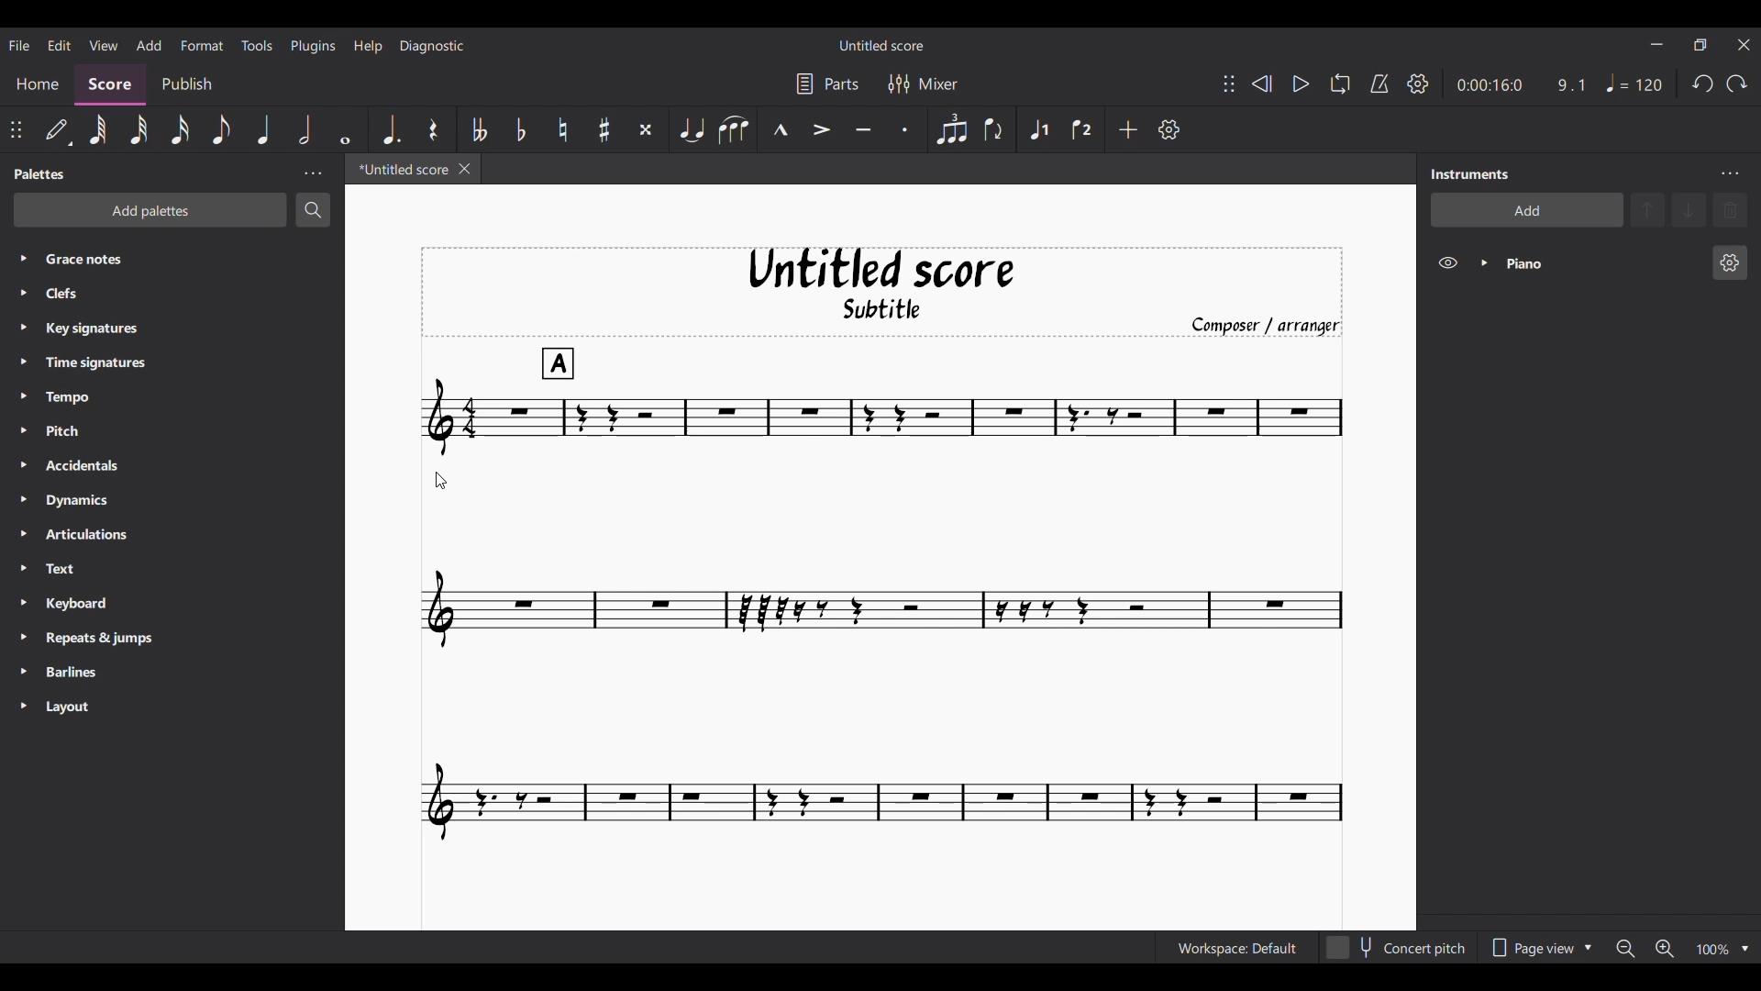  Describe the element at coordinates (1664, 949) in the screenshot. I see `Zoom in` at that location.